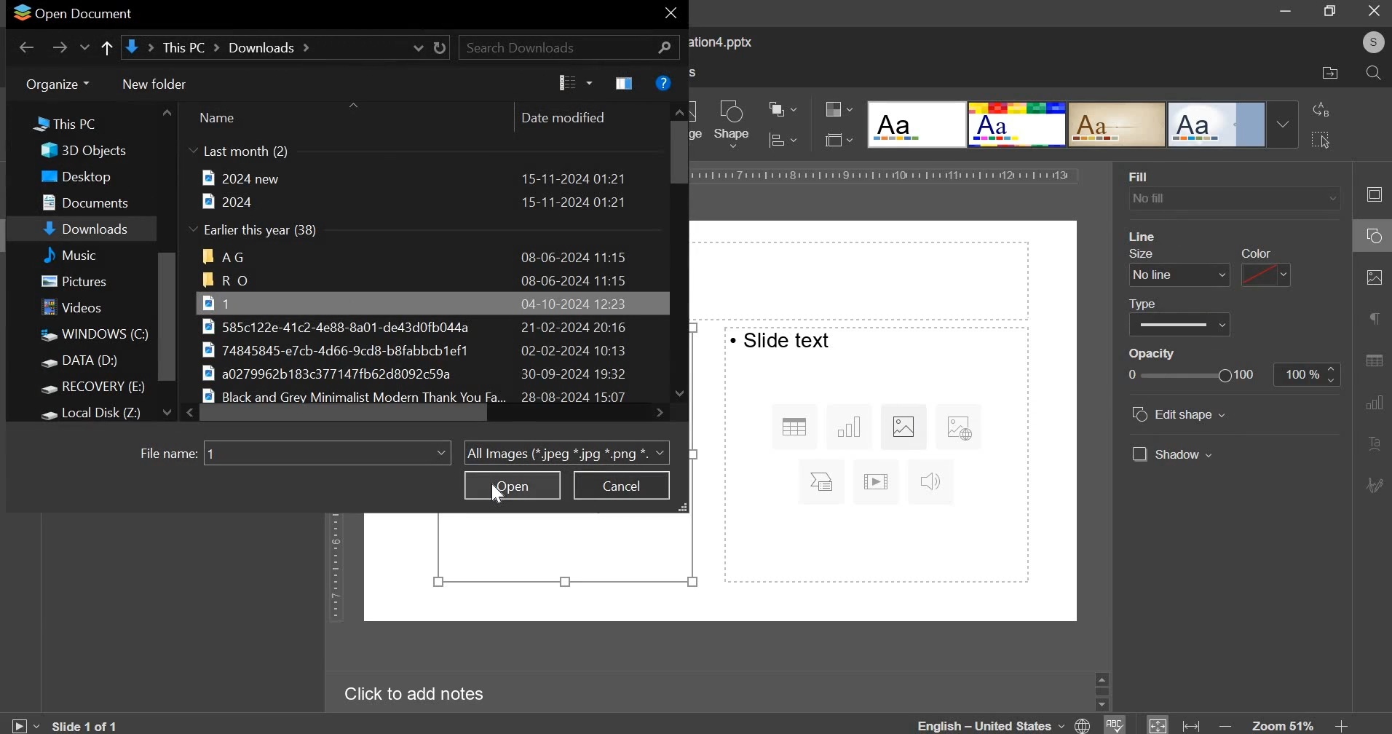 Image resolution: width=1392 pixels, height=734 pixels. What do you see at coordinates (1255, 253) in the screenshot?
I see `color` at bounding box center [1255, 253].